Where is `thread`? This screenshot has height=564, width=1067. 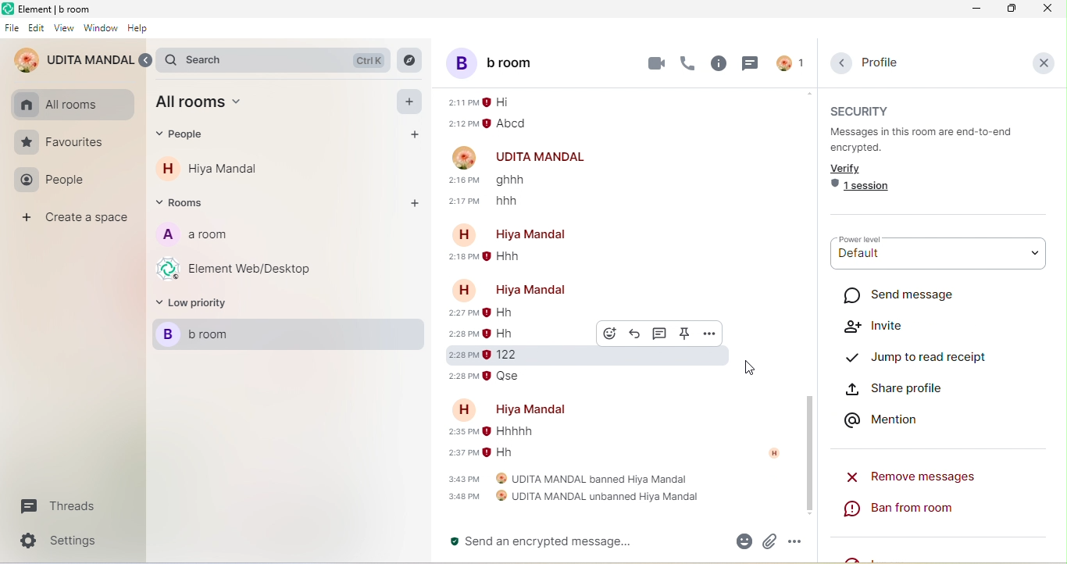
thread is located at coordinates (658, 334).